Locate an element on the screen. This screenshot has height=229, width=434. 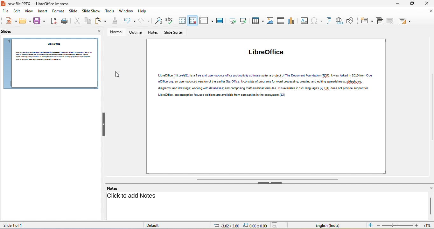
file is located at coordinates (4, 11).